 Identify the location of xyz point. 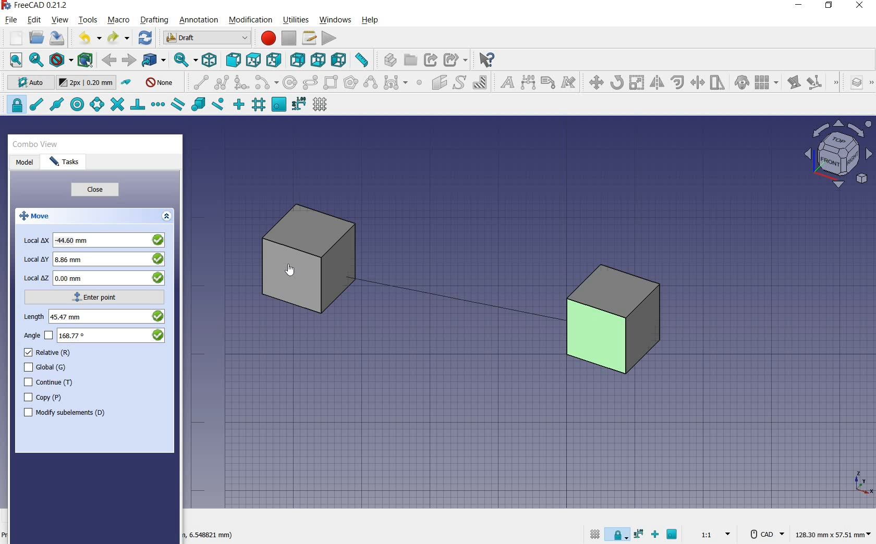
(863, 483).